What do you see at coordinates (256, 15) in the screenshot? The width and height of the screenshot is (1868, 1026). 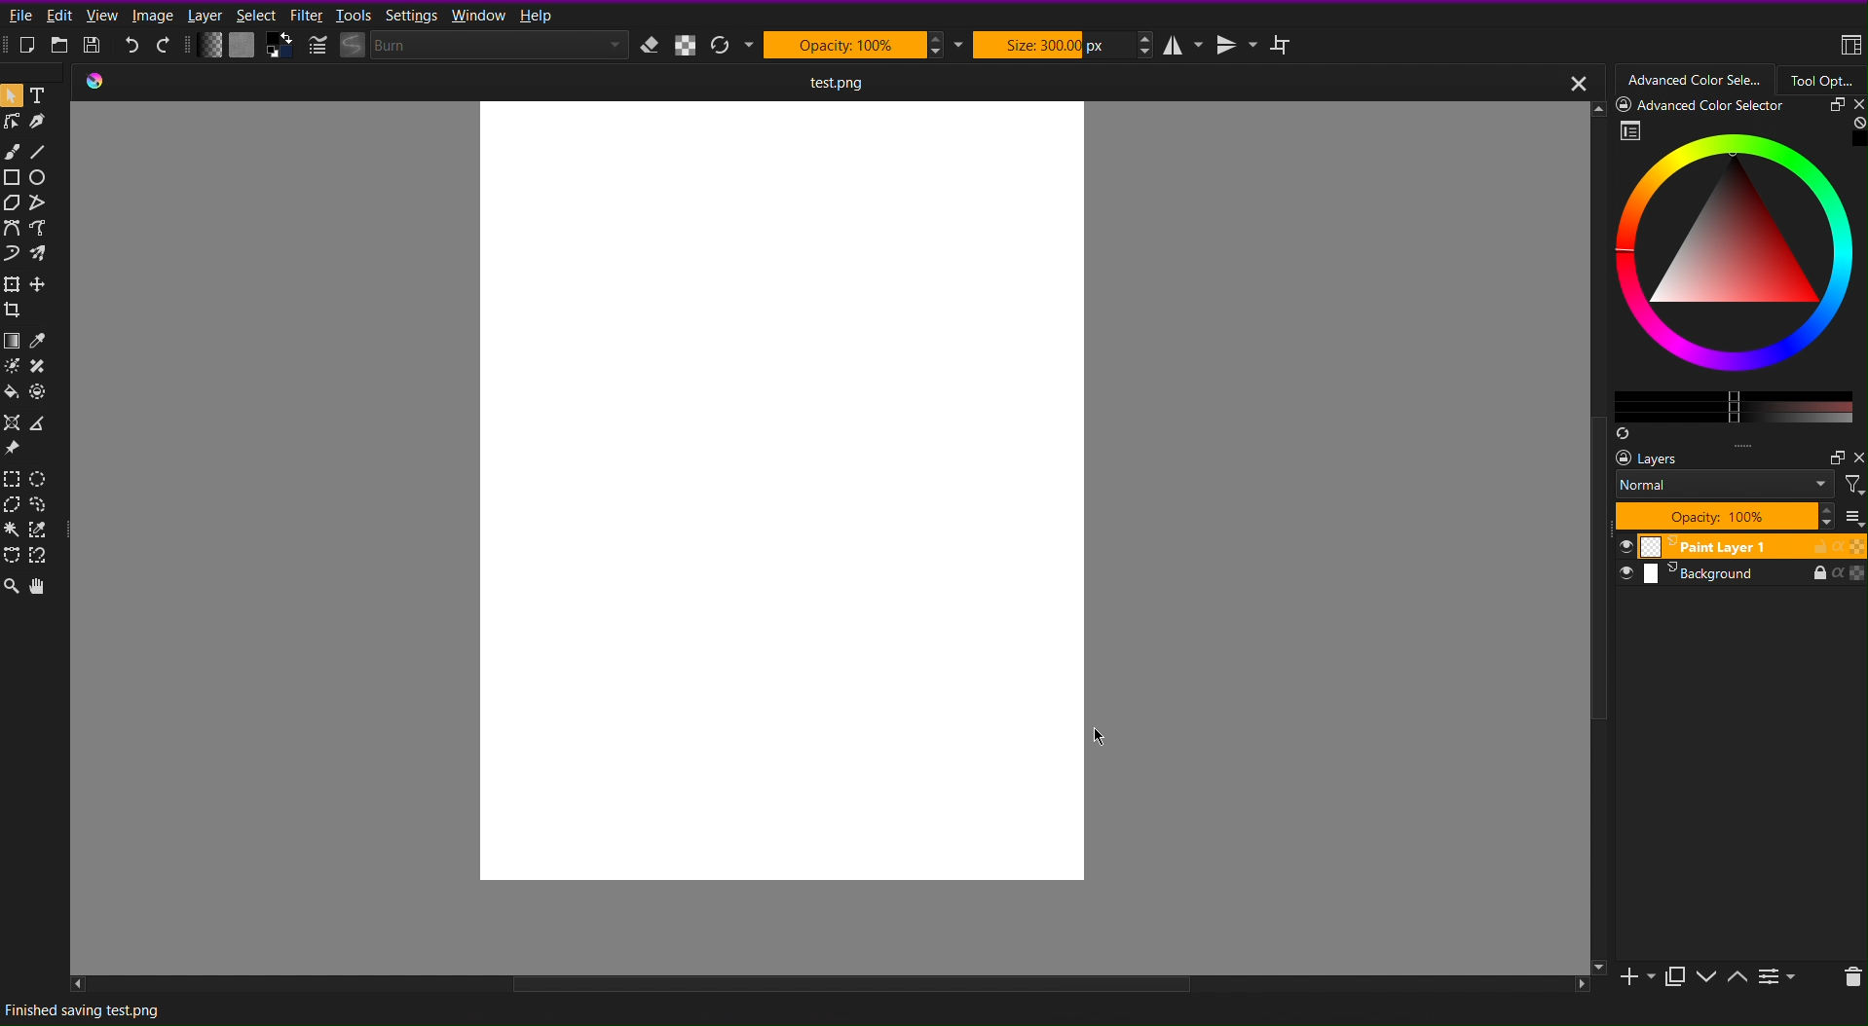 I see `Select` at bounding box center [256, 15].